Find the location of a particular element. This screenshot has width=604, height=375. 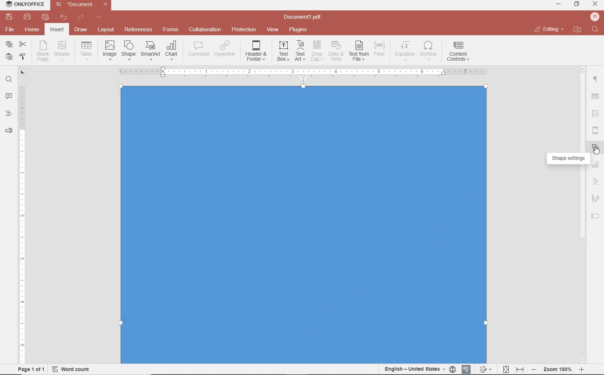

cursor is located at coordinates (596, 151).